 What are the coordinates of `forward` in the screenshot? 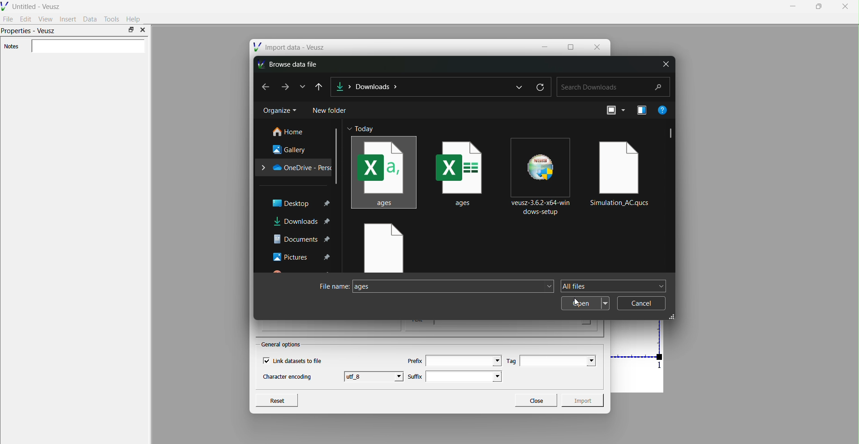 It's located at (286, 86).